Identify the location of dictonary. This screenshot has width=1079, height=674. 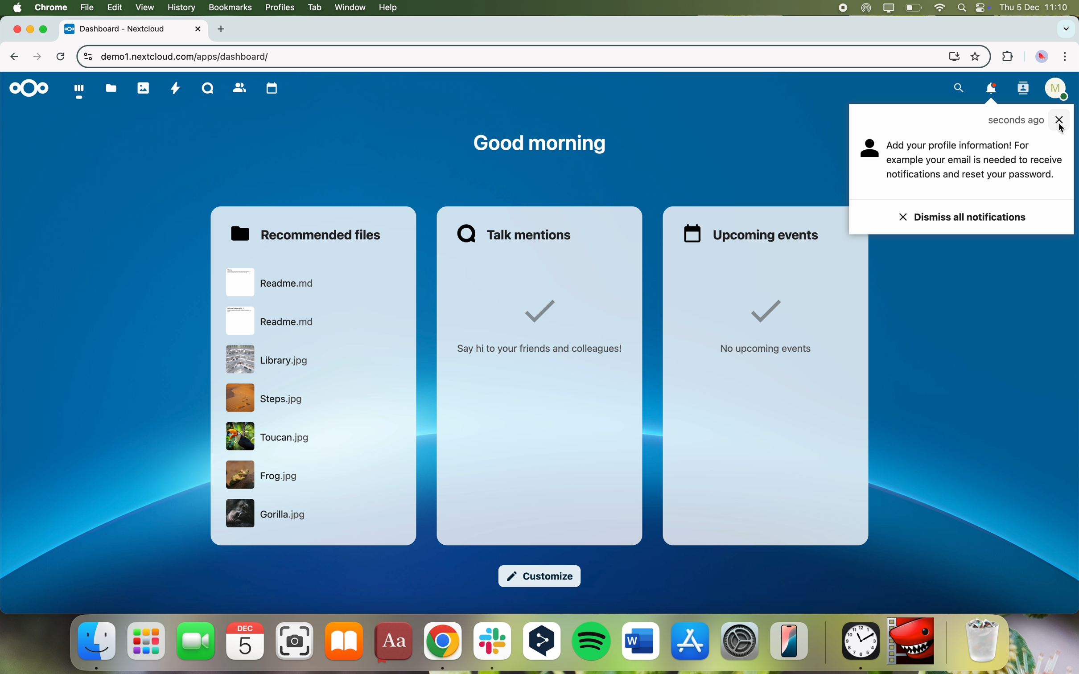
(392, 644).